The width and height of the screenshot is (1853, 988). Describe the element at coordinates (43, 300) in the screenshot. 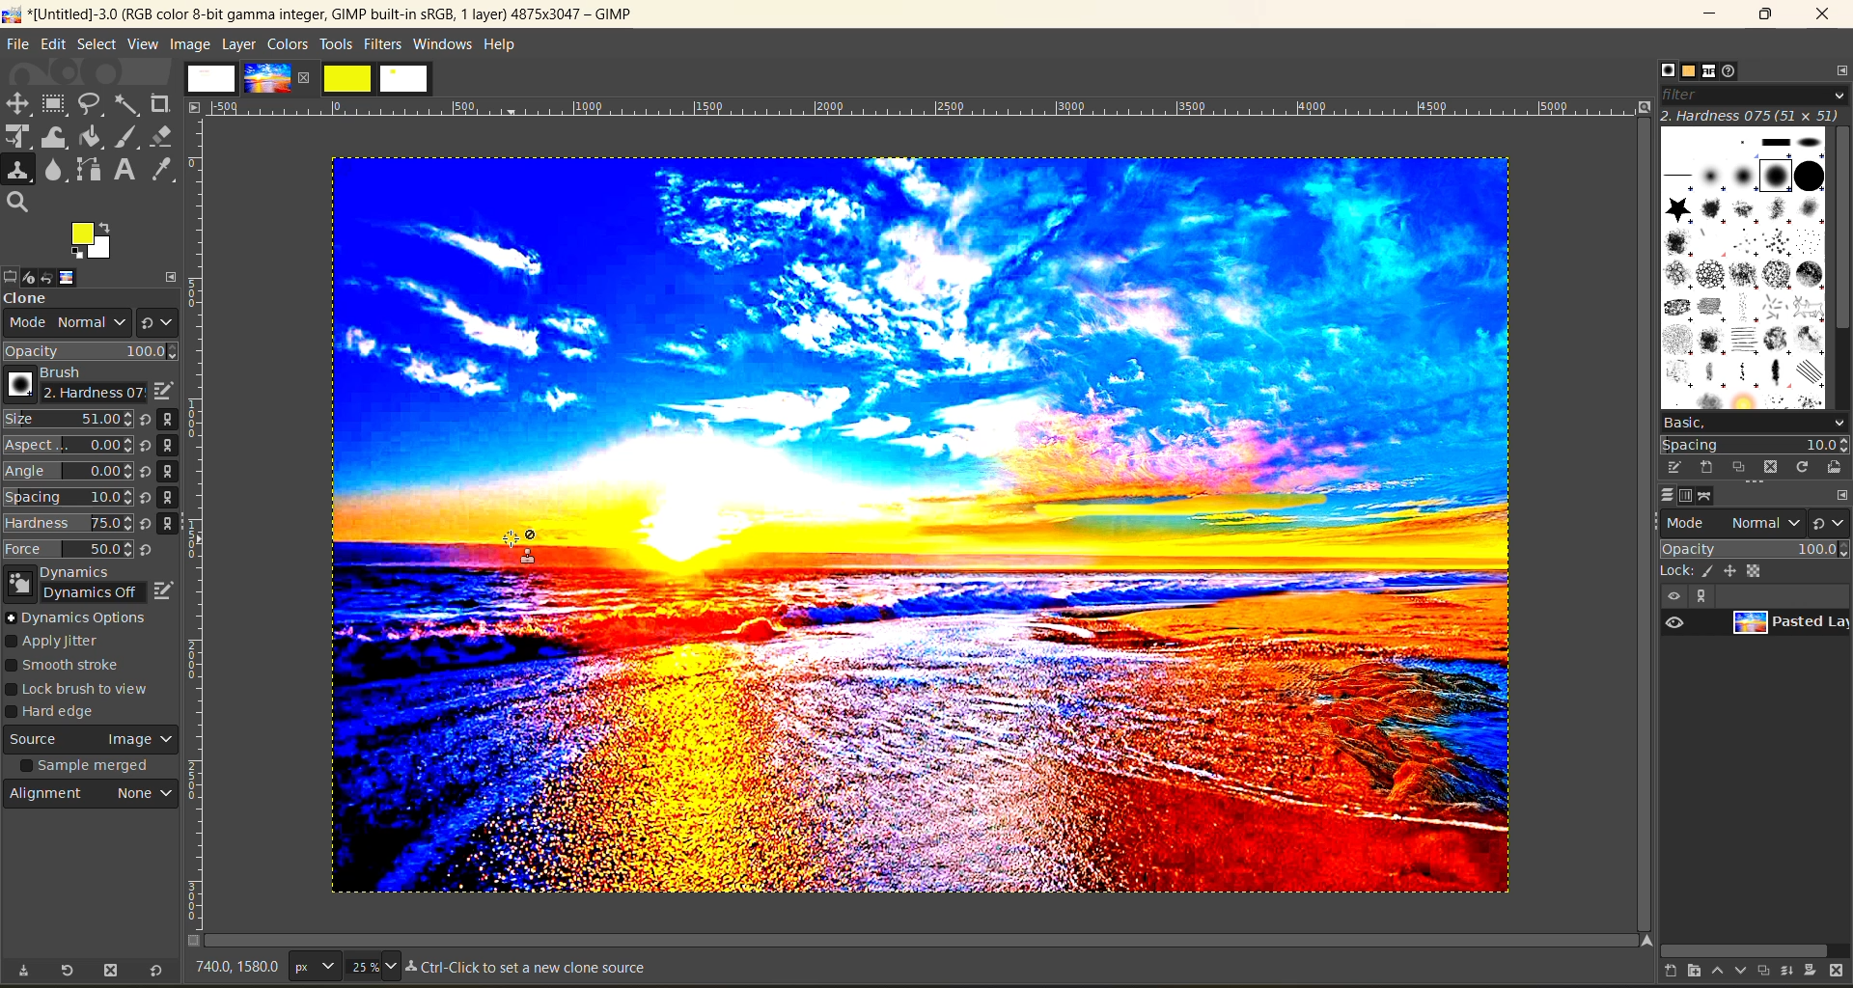

I see `clone` at that location.